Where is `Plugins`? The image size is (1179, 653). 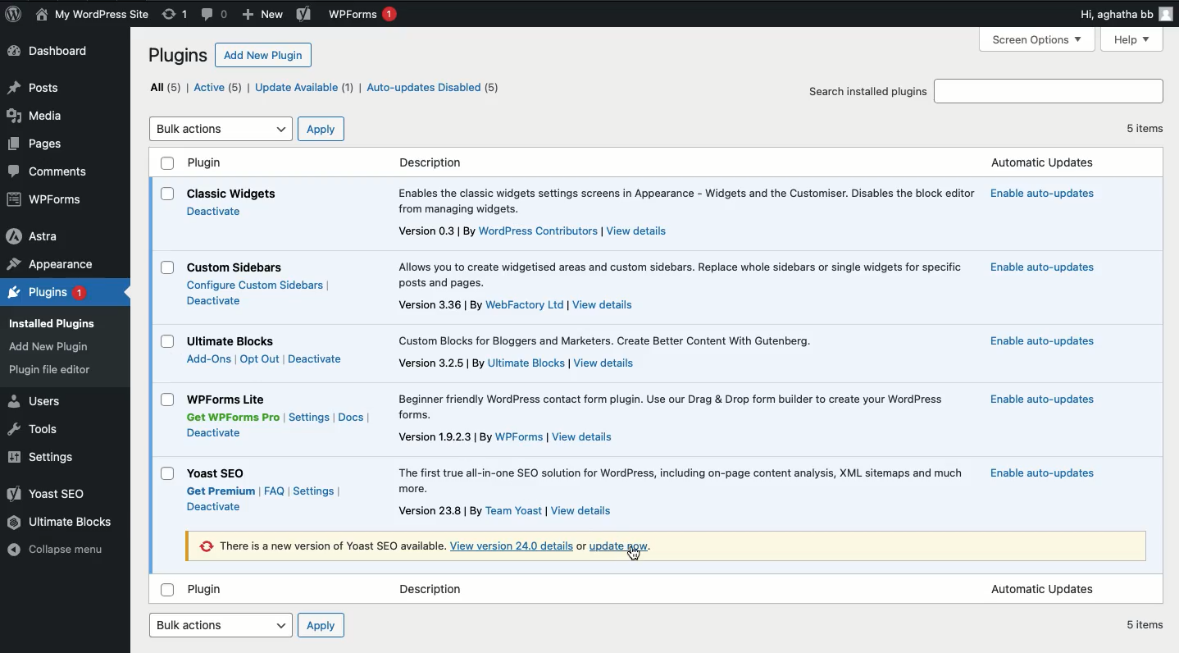 Plugins is located at coordinates (52, 369).